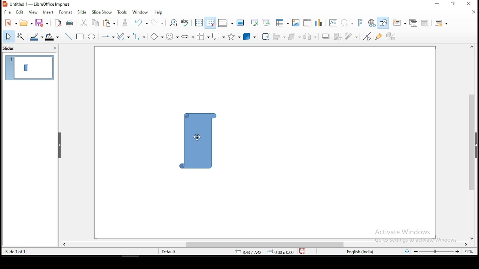 The height and width of the screenshot is (269, 479). I want to click on file, so click(7, 12).